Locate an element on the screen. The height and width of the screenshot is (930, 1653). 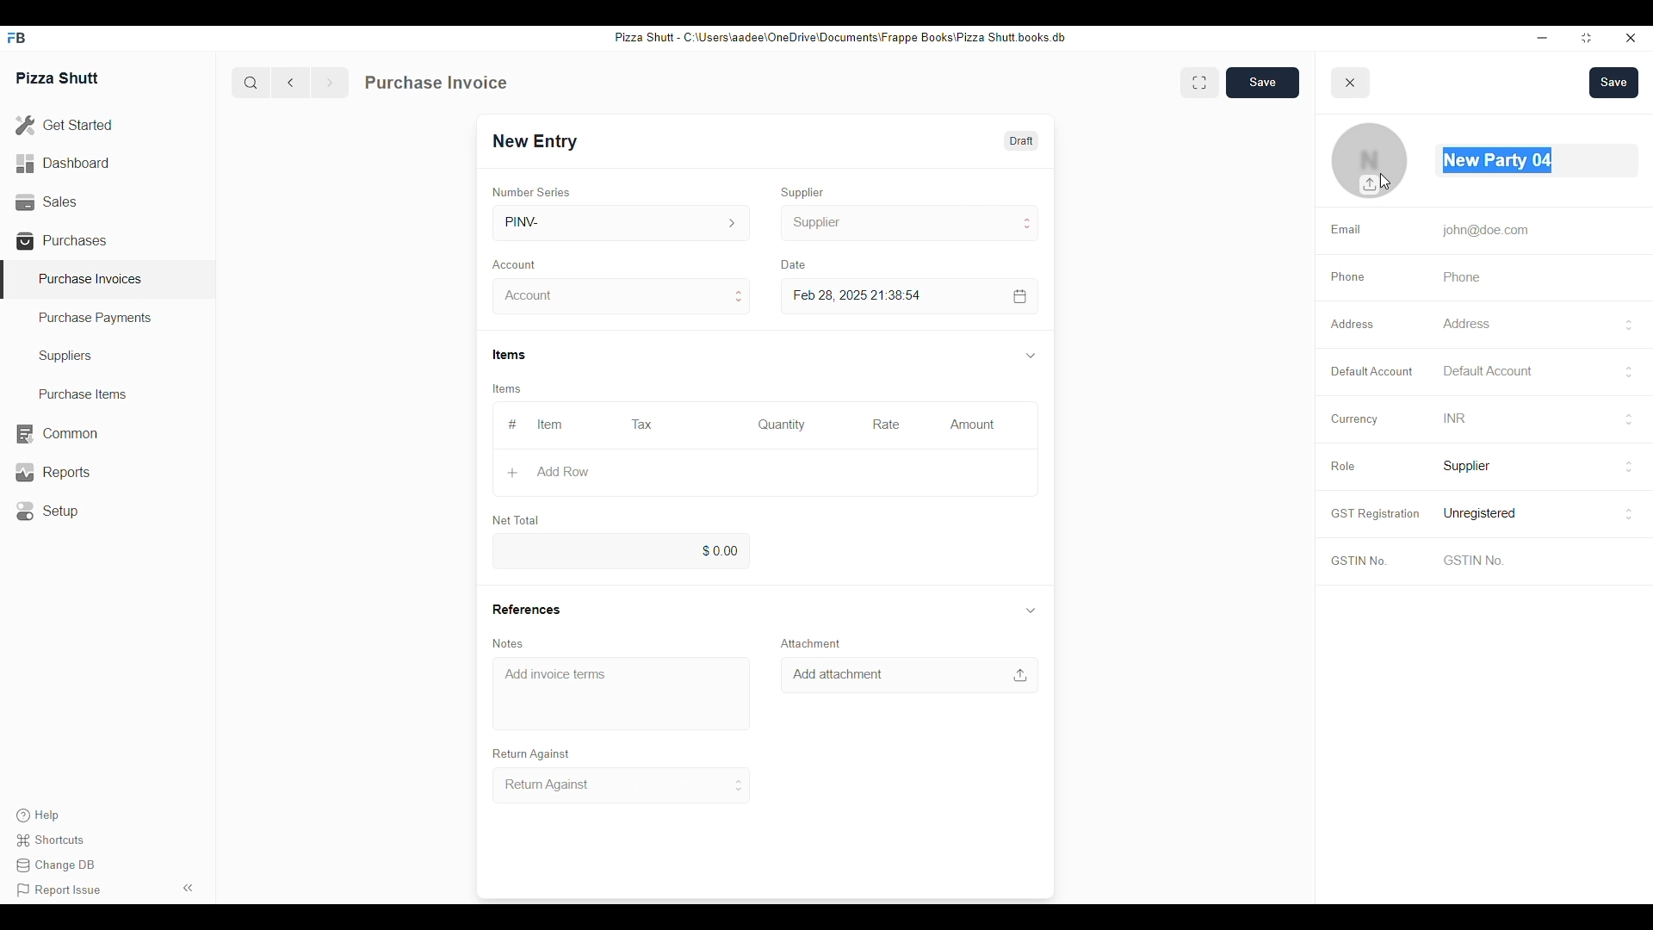
Phone is located at coordinates (1458, 277).